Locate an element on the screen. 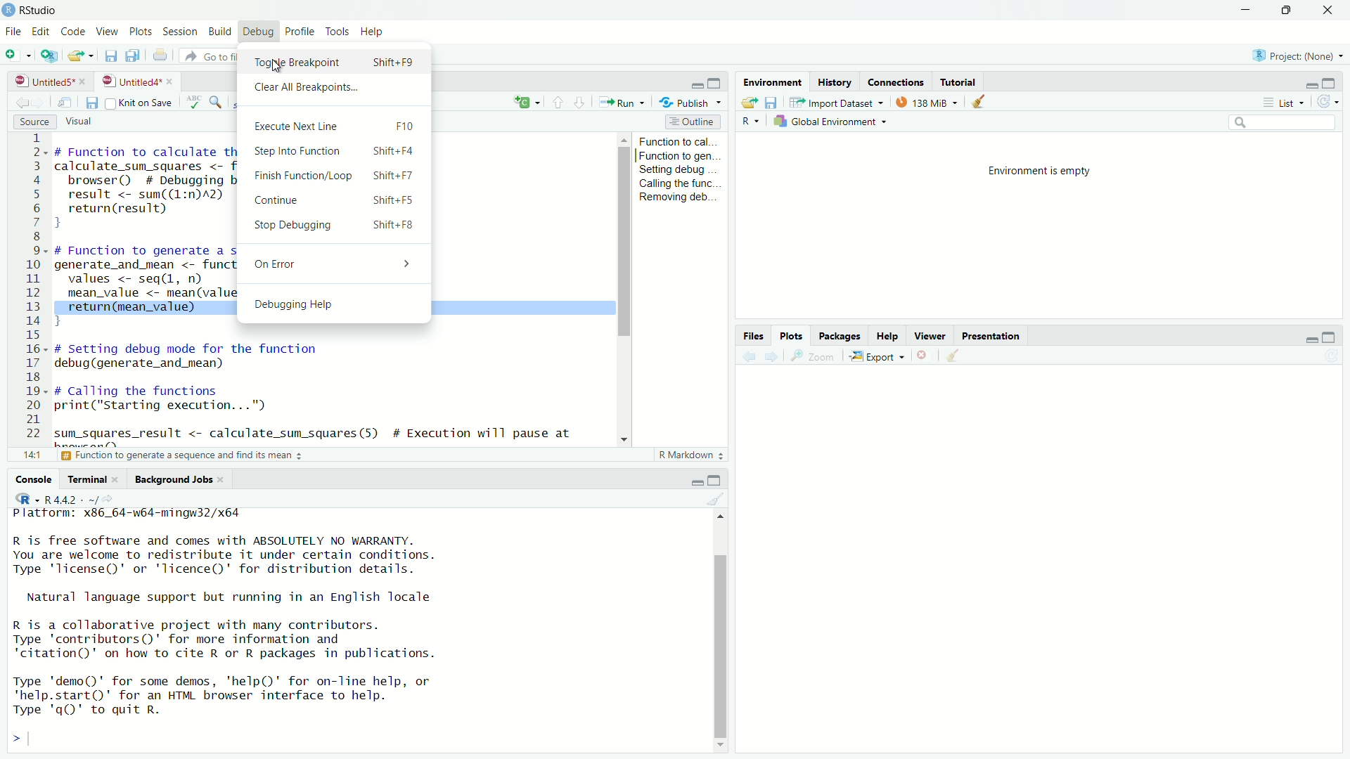  source is located at coordinates (34, 122).